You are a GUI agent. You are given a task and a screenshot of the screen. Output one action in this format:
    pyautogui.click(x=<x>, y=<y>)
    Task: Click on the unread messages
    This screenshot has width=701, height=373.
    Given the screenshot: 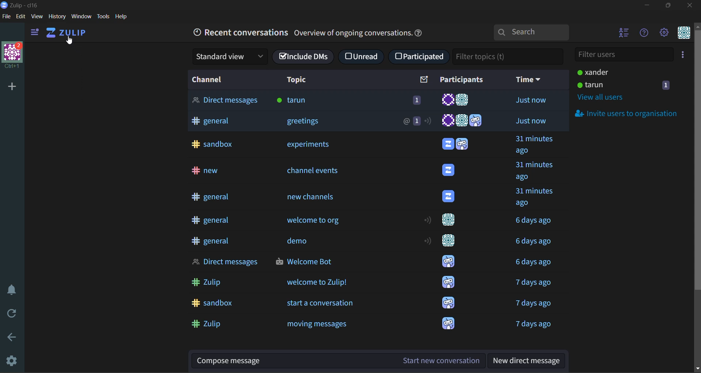 What is the action you would take?
    pyautogui.click(x=417, y=112)
    